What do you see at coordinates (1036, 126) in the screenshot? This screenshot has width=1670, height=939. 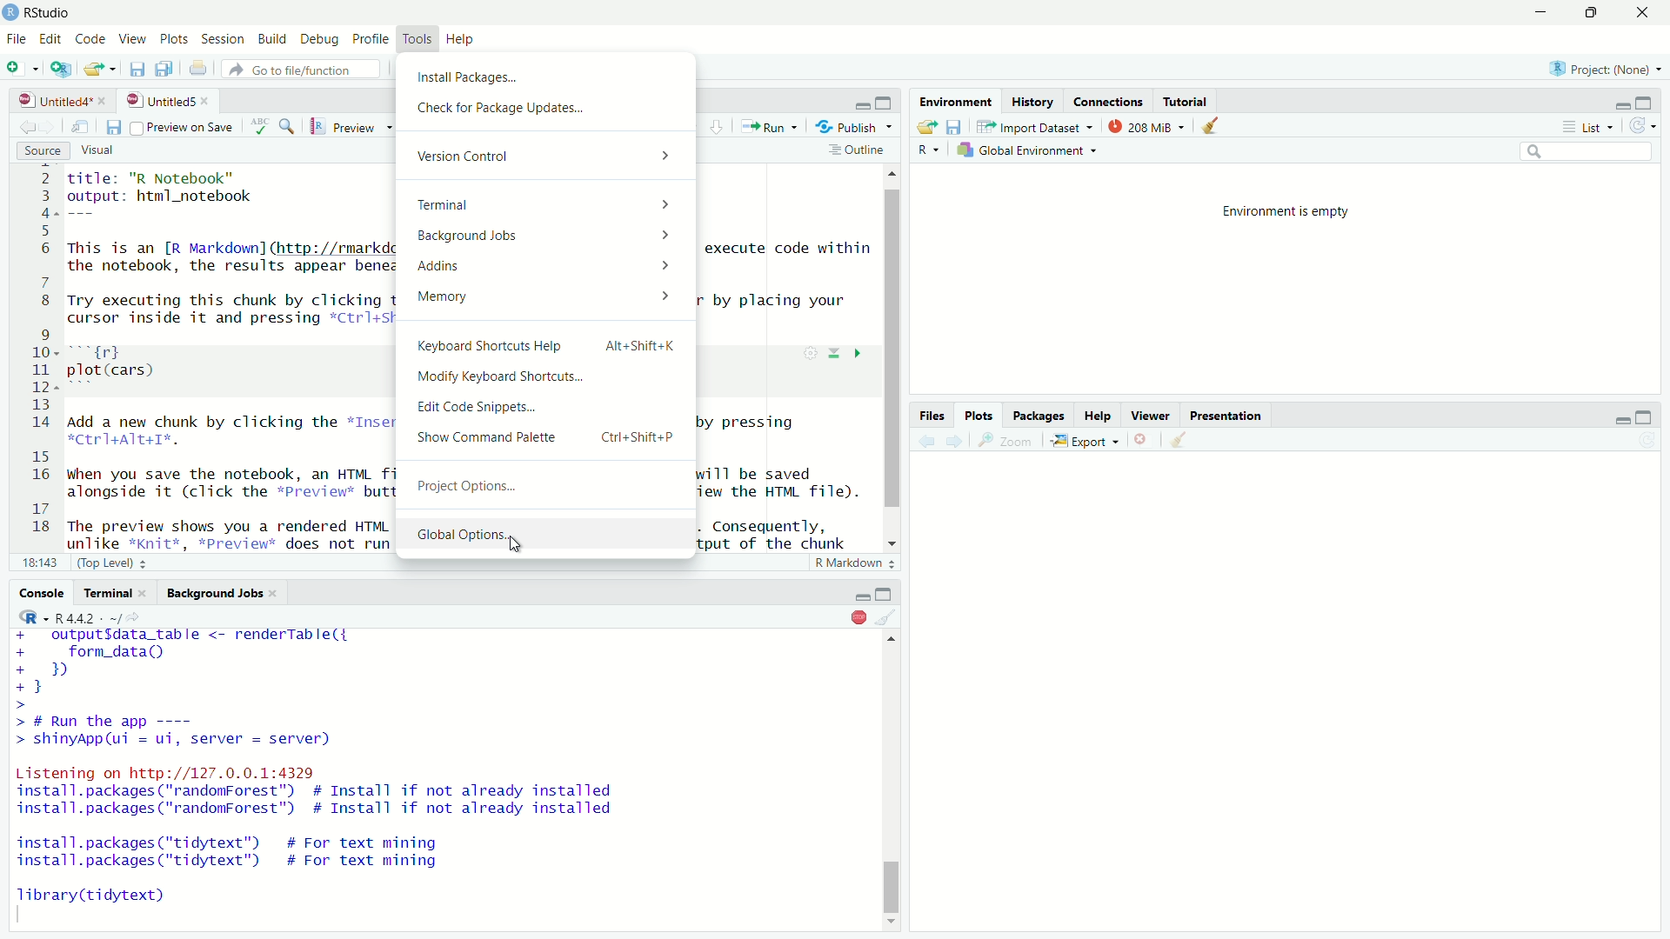 I see `Import Dataset ` at bounding box center [1036, 126].